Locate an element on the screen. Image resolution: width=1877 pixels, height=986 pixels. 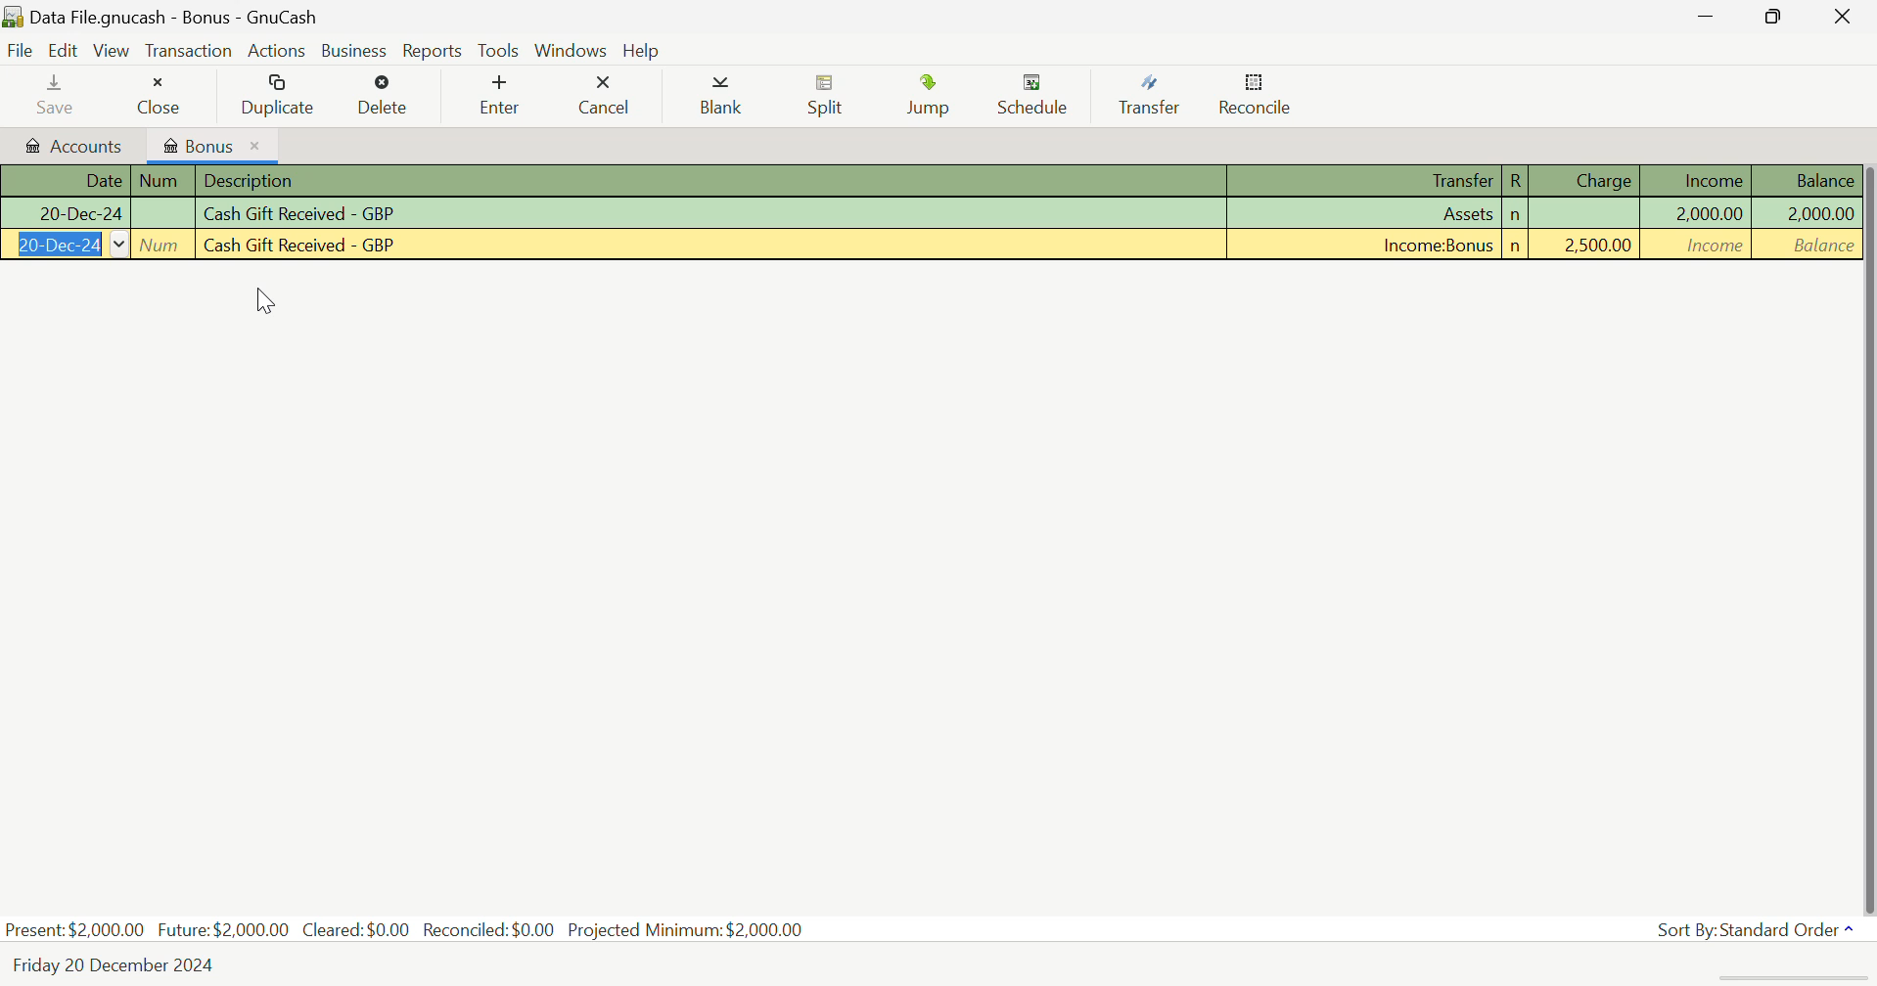
Num is located at coordinates (163, 213).